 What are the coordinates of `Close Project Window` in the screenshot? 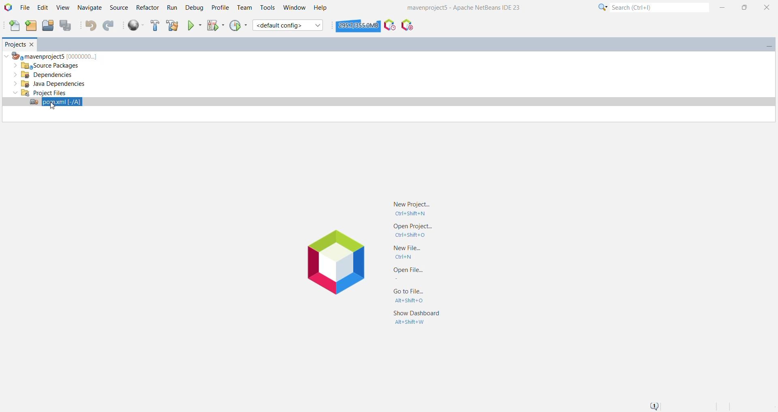 It's located at (33, 44).